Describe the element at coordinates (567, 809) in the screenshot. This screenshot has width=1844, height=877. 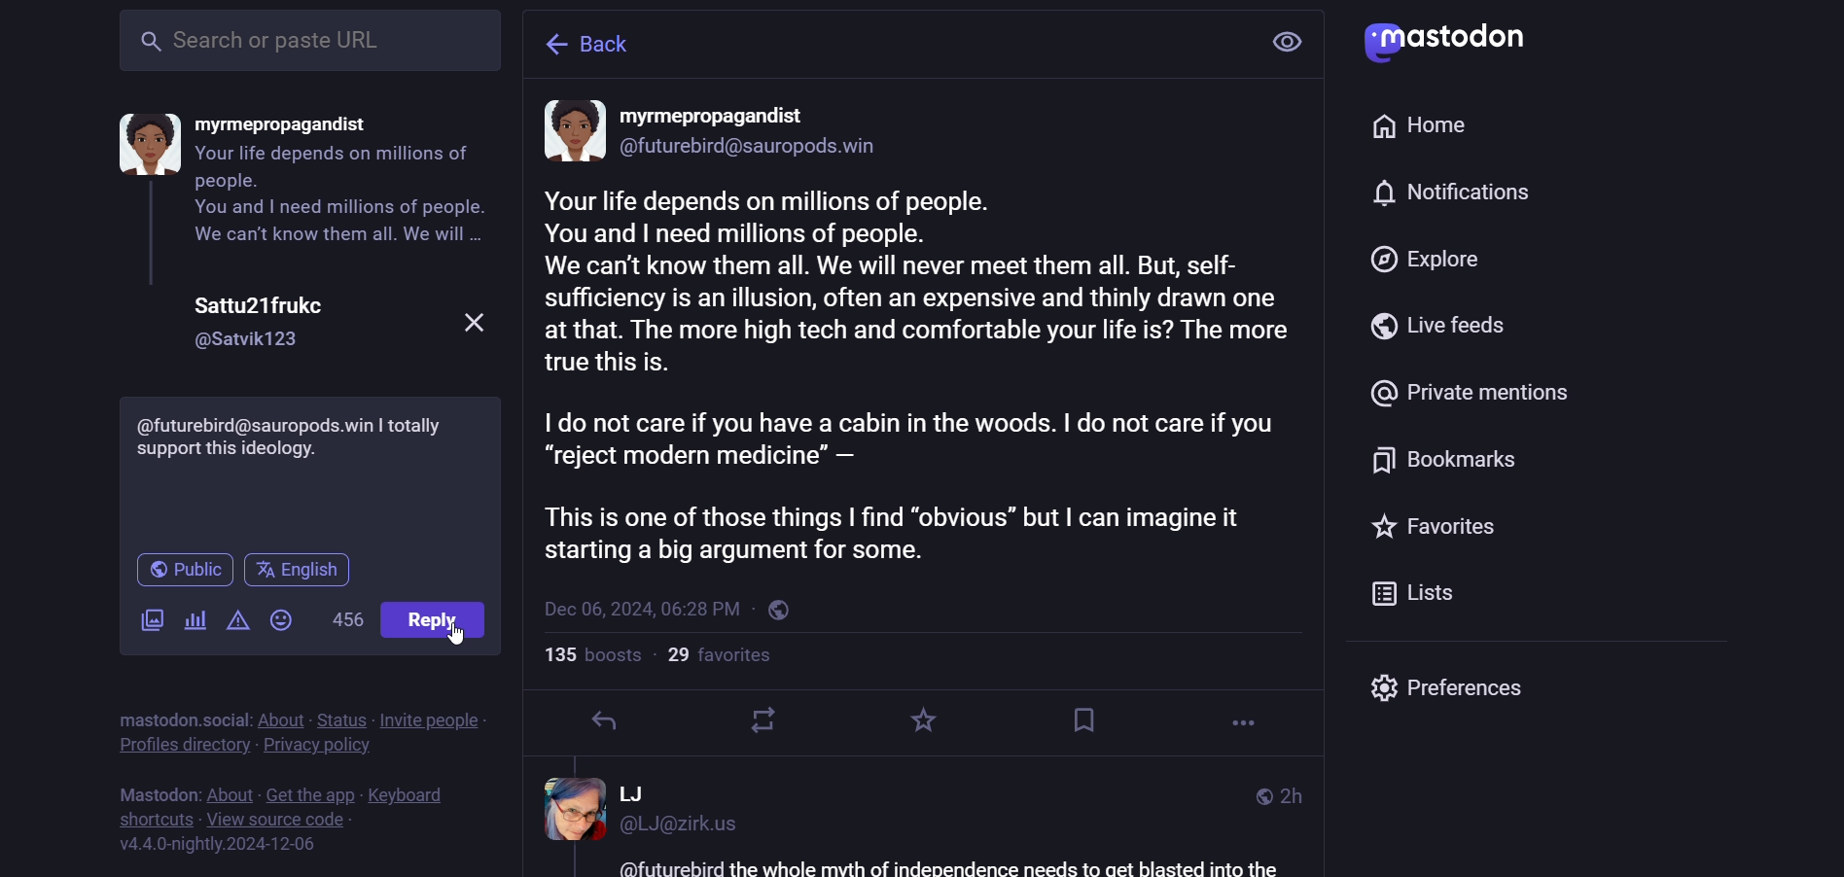
I see `display picture` at that location.